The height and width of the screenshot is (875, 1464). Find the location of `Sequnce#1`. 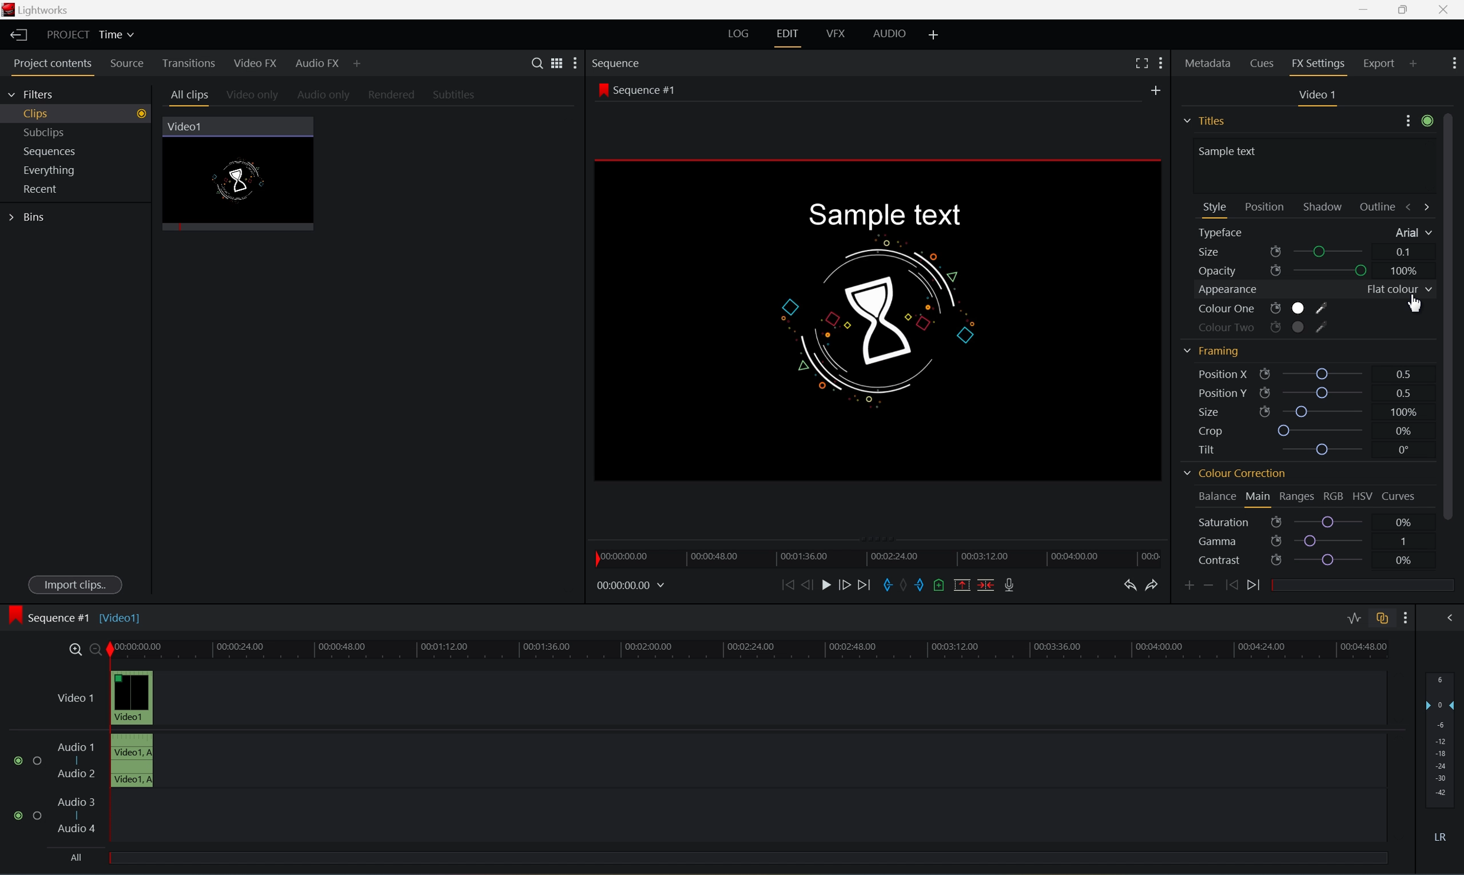

Sequnce#1 is located at coordinates (637, 90).